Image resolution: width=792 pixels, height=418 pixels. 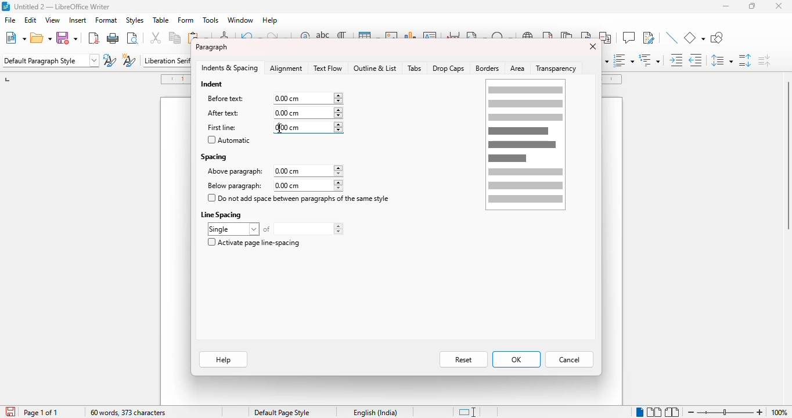 I want to click on spacing, so click(x=214, y=156).